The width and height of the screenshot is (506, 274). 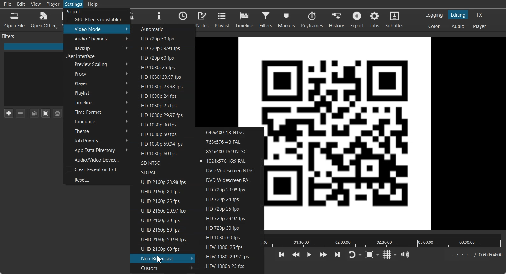 I want to click on Remove selected Filter, so click(x=21, y=113).